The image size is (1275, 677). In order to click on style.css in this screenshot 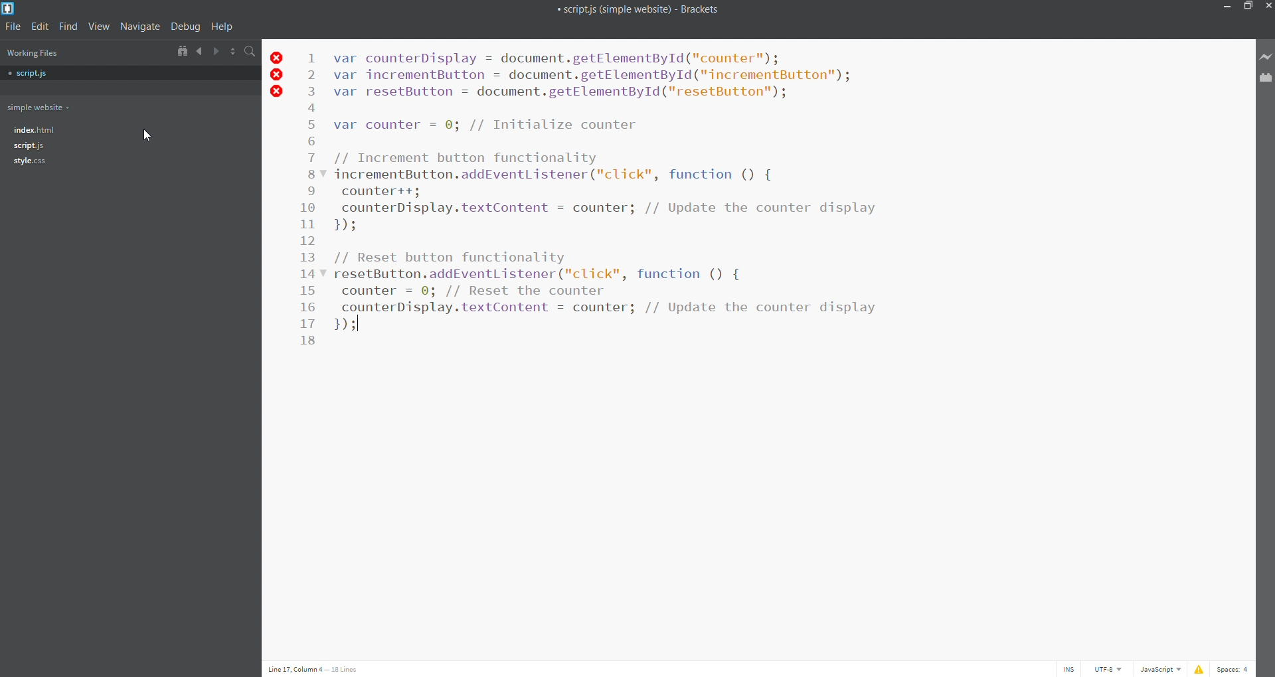, I will do `click(31, 162)`.